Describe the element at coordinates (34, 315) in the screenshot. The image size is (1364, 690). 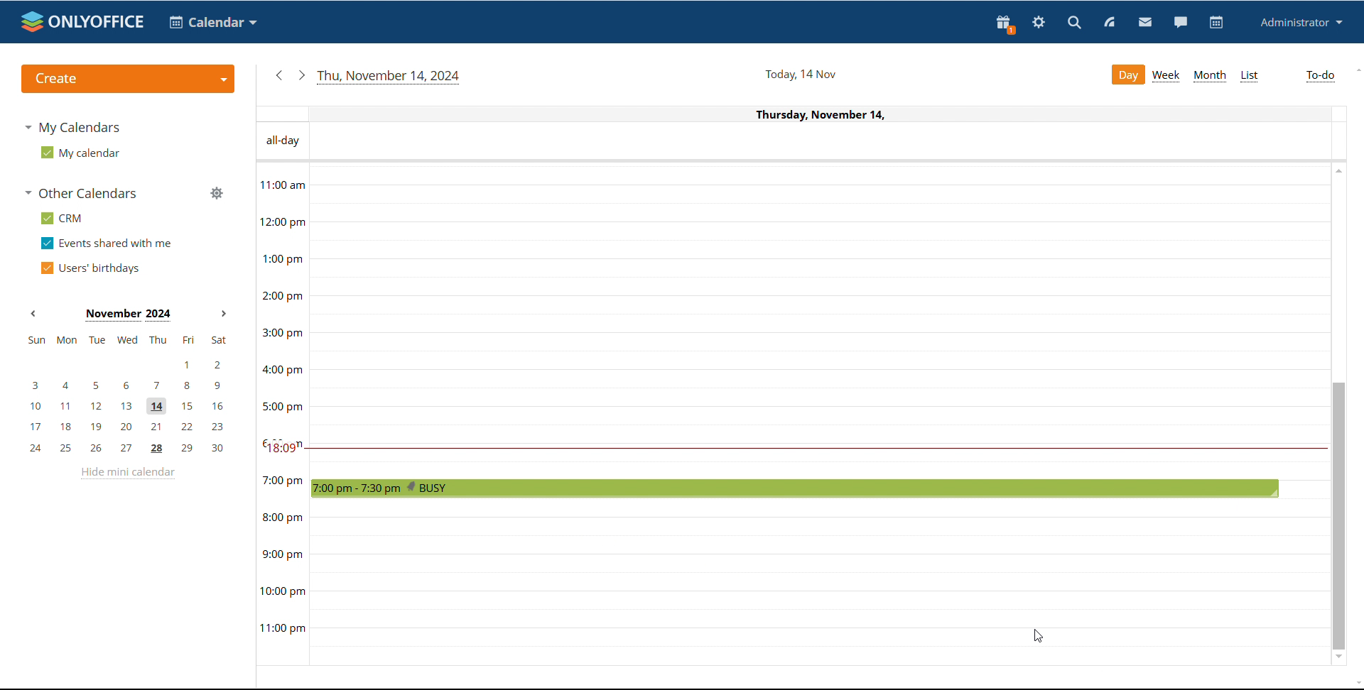
I see `previous month` at that location.